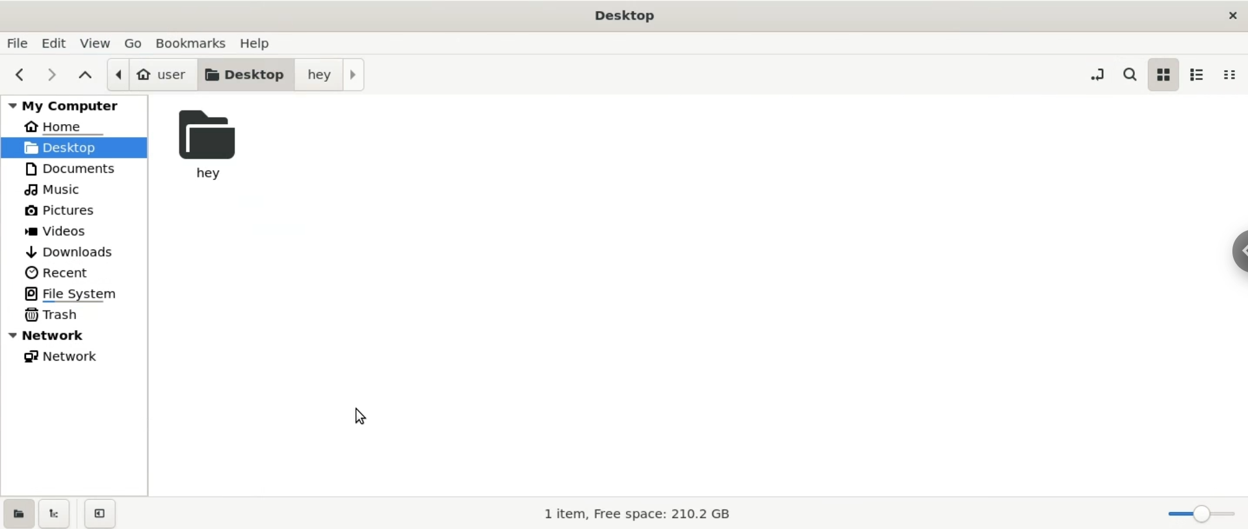 This screenshot has width=1248, height=529. I want to click on show treeview, so click(53, 512).